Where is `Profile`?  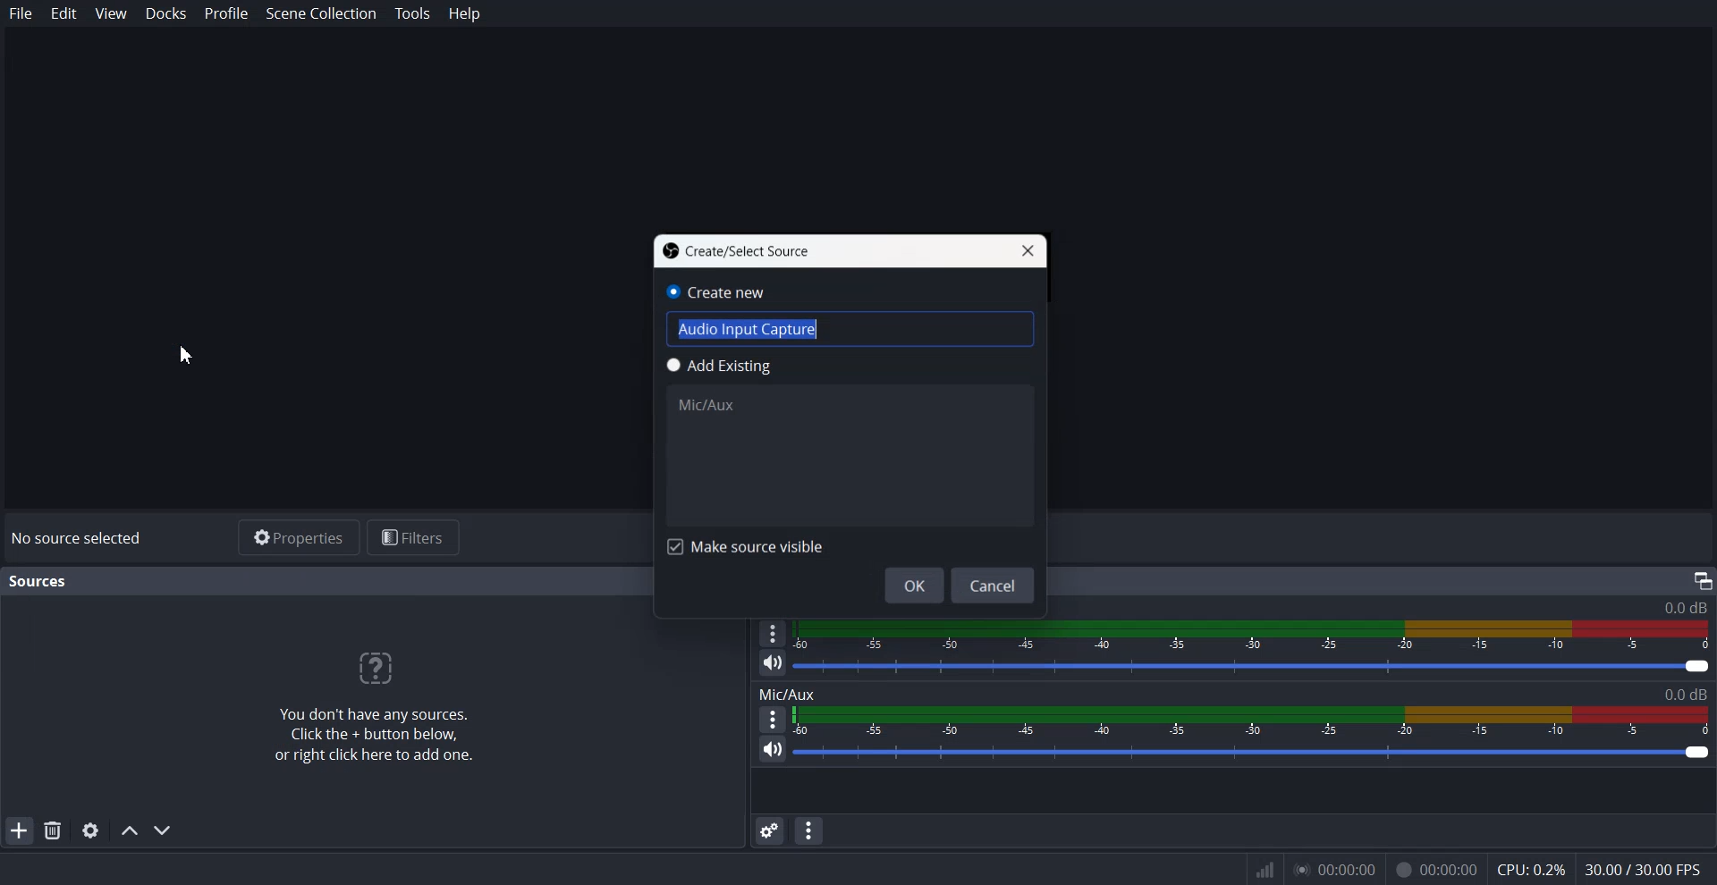
Profile is located at coordinates (226, 13).